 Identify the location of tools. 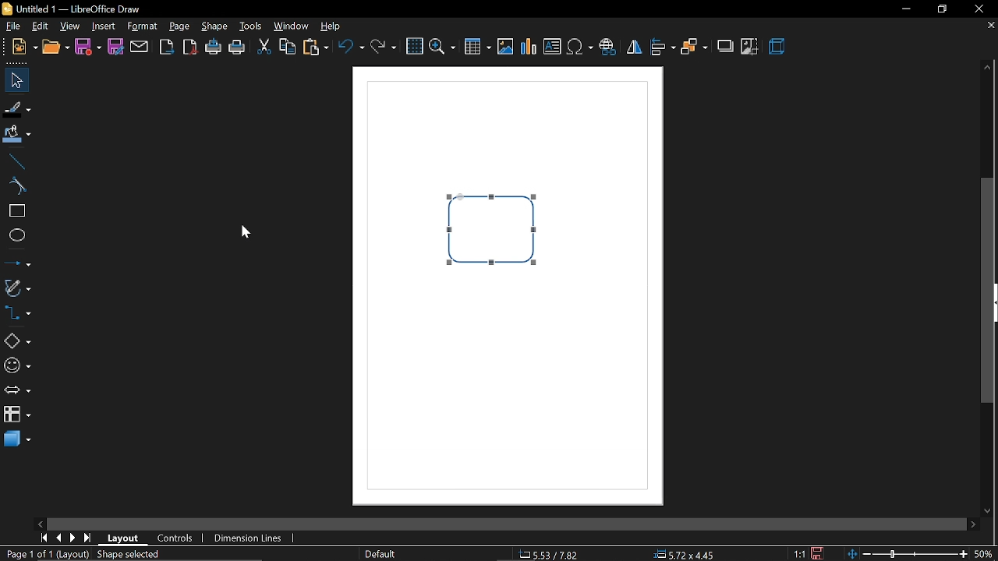
(253, 26).